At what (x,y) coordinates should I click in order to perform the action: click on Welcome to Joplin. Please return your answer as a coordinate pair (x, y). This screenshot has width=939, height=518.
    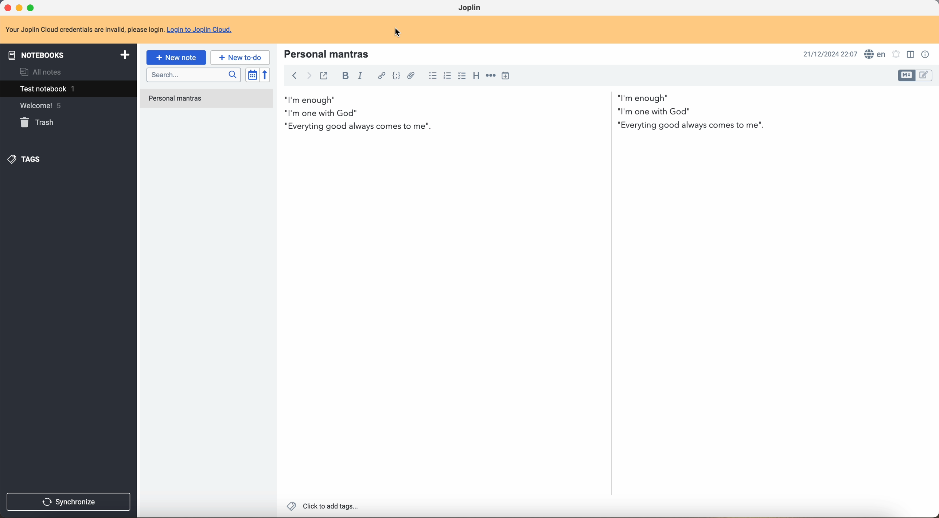
    Looking at the image, I should click on (346, 53).